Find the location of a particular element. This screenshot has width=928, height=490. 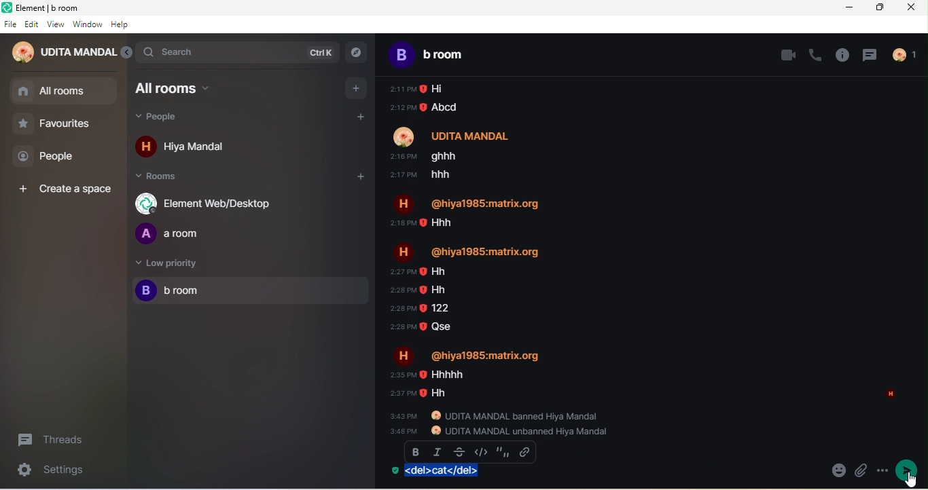

file is located at coordinates (10, 24).